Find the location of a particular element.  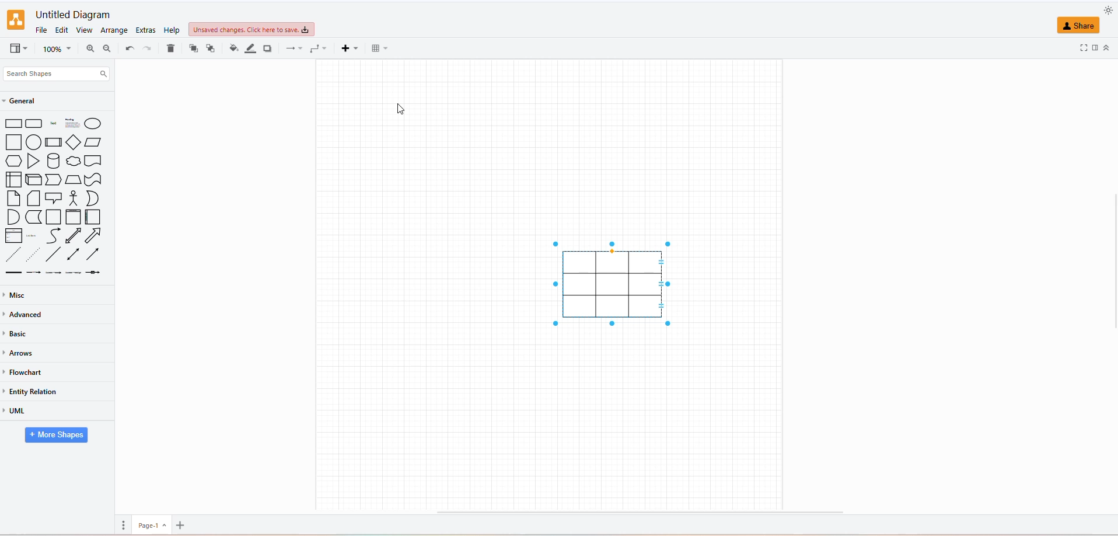

search is located at coordinates (71, 75).